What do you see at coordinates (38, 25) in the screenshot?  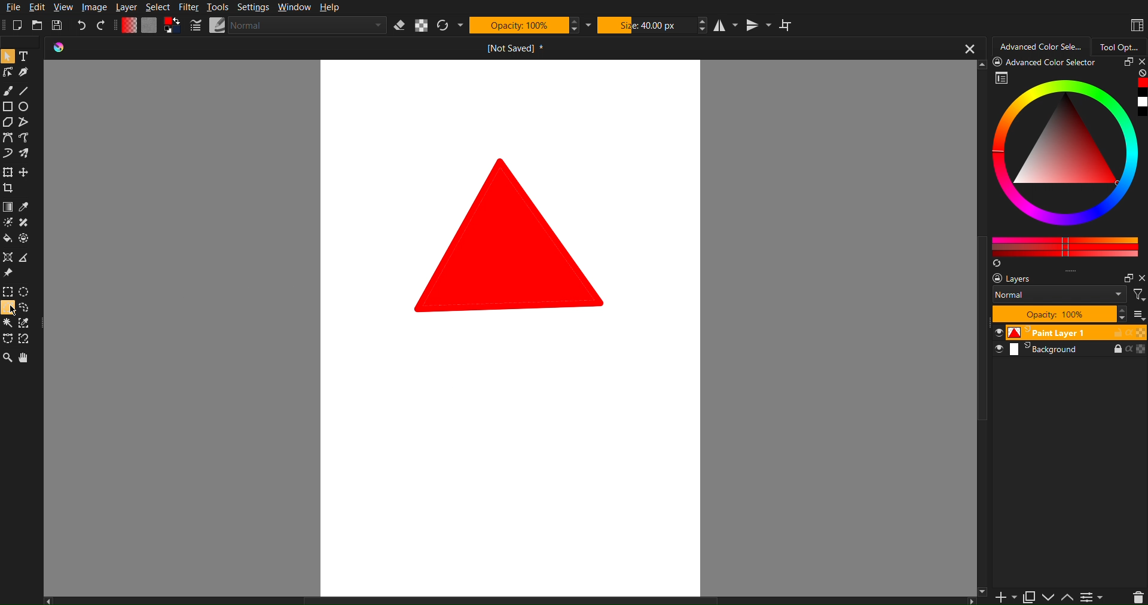 I see `Open` at bounding box center [38, 25].